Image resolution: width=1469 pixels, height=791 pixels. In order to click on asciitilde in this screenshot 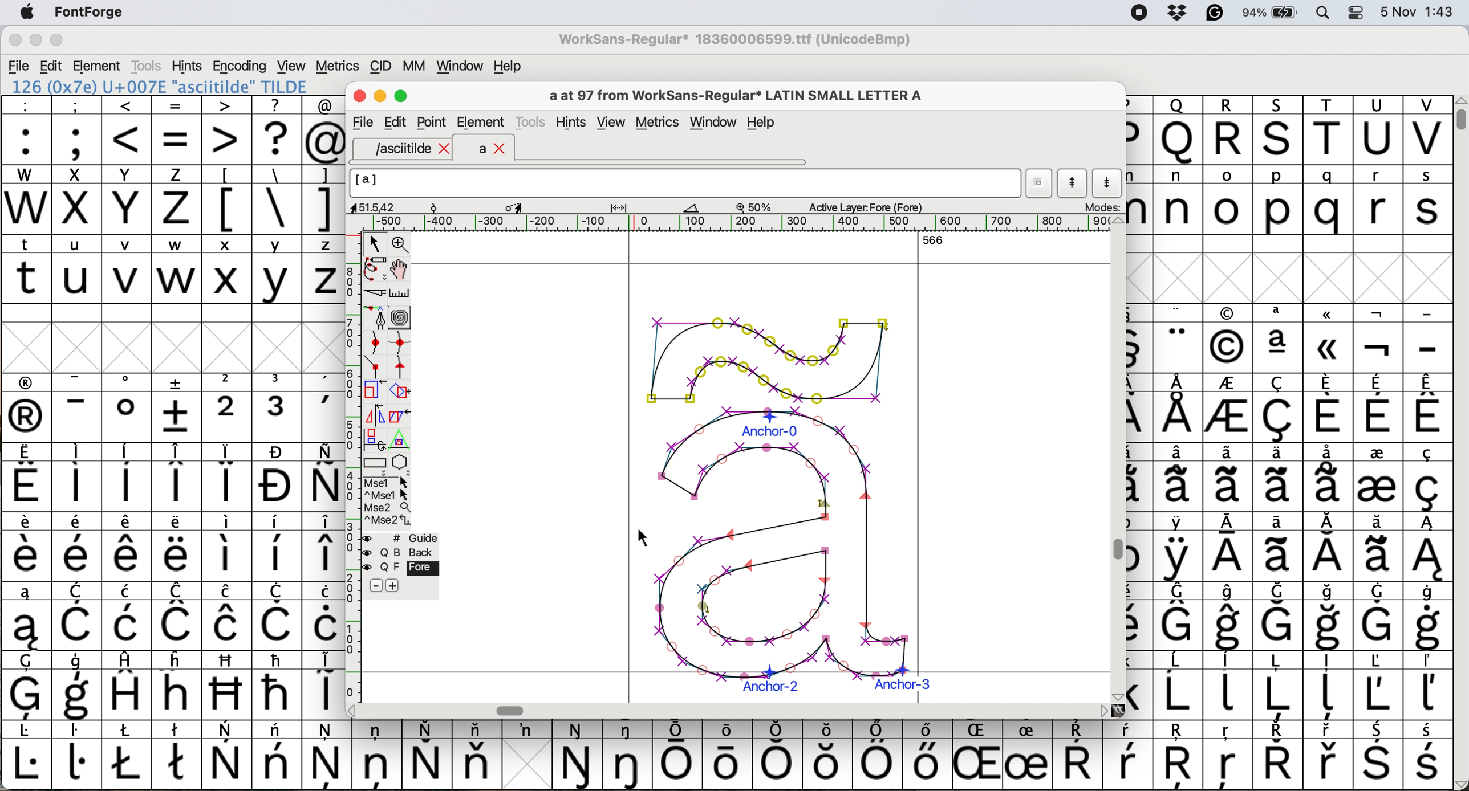, I will do `click(410, 149)`.